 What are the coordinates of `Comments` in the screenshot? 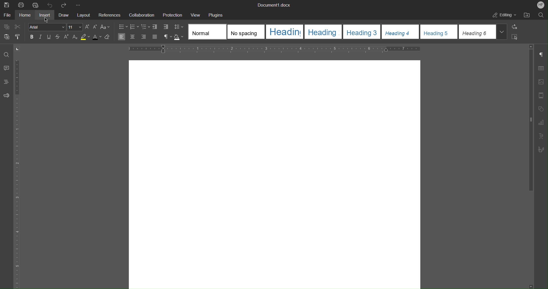 It's located at (7, 69).